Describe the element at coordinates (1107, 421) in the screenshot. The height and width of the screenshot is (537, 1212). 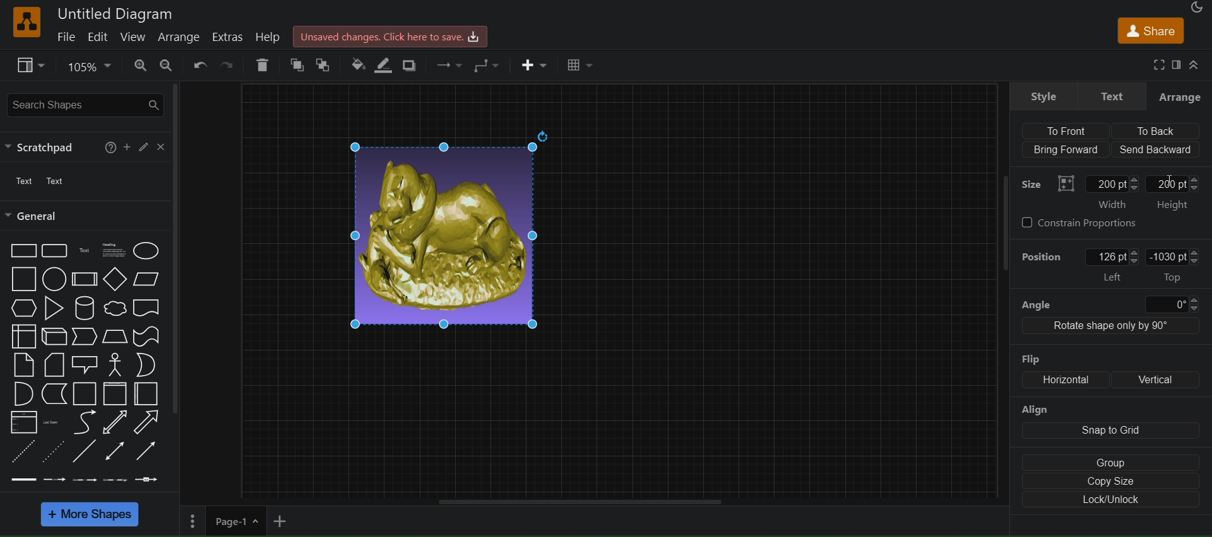
I see `align` at that location.